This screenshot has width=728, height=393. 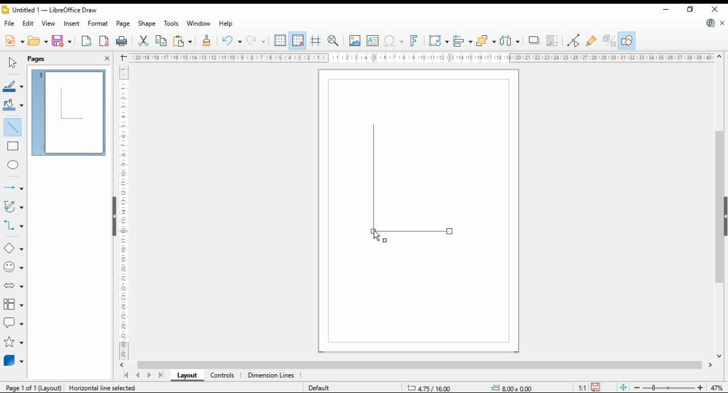 I want to click on flowchart, so click(x=14, y=305).